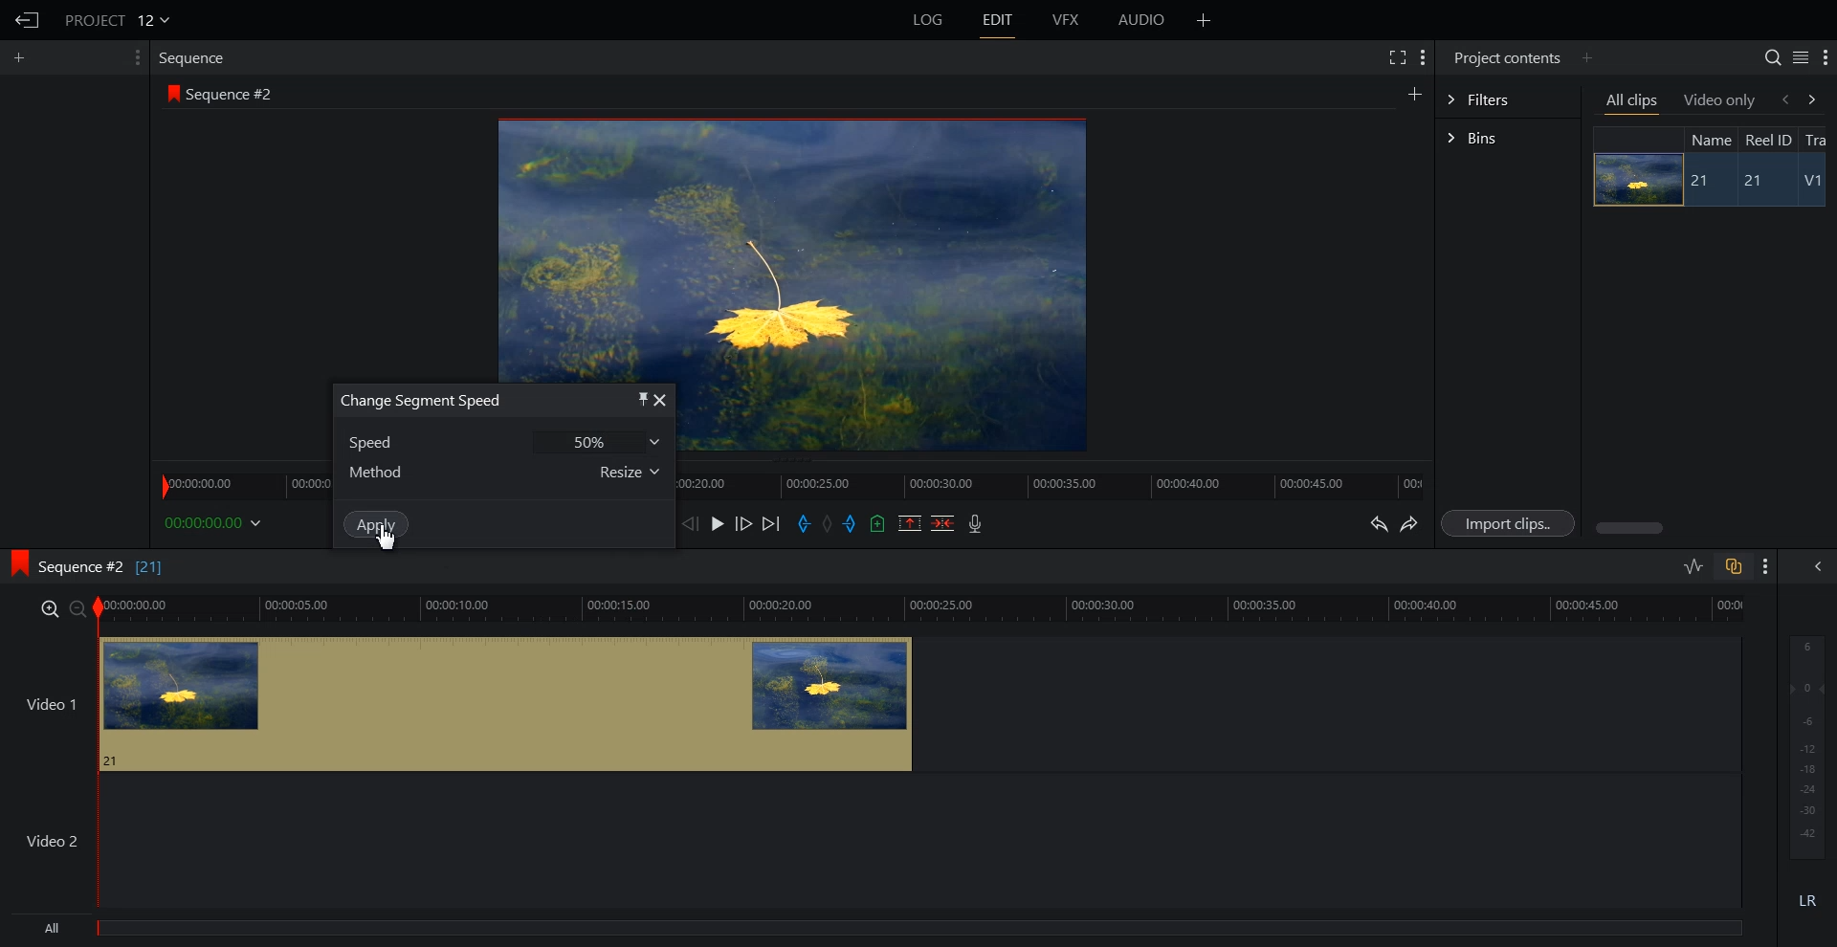 The height and width of the screenshot is (947, 1837). Describe the element at coordinates (1204, 20) in the screenshot. I see `Add panel` at that location.